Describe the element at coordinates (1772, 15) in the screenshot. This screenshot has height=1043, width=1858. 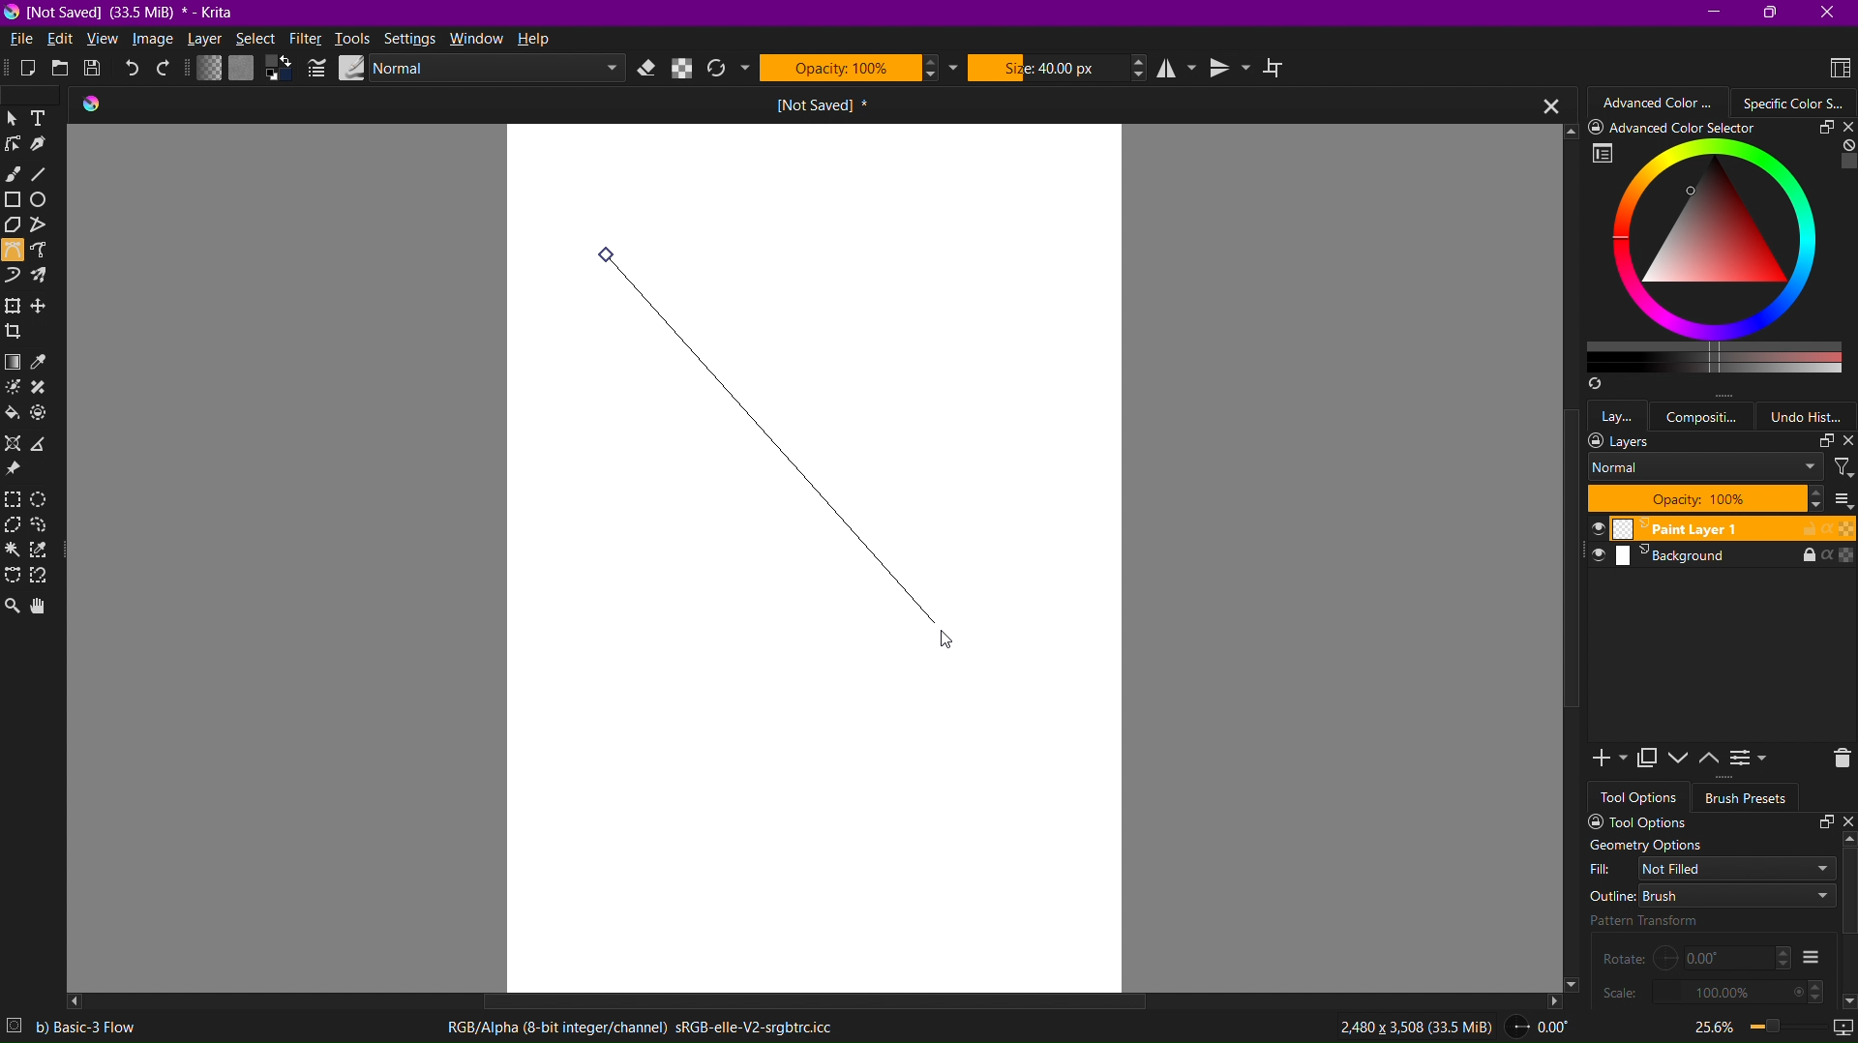
I see `Maximize` at that location.